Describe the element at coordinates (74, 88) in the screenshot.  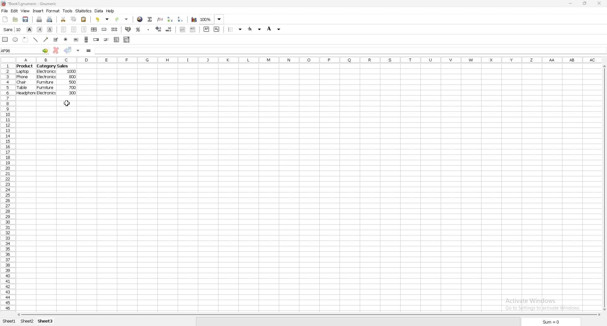
I see `700` at that location.